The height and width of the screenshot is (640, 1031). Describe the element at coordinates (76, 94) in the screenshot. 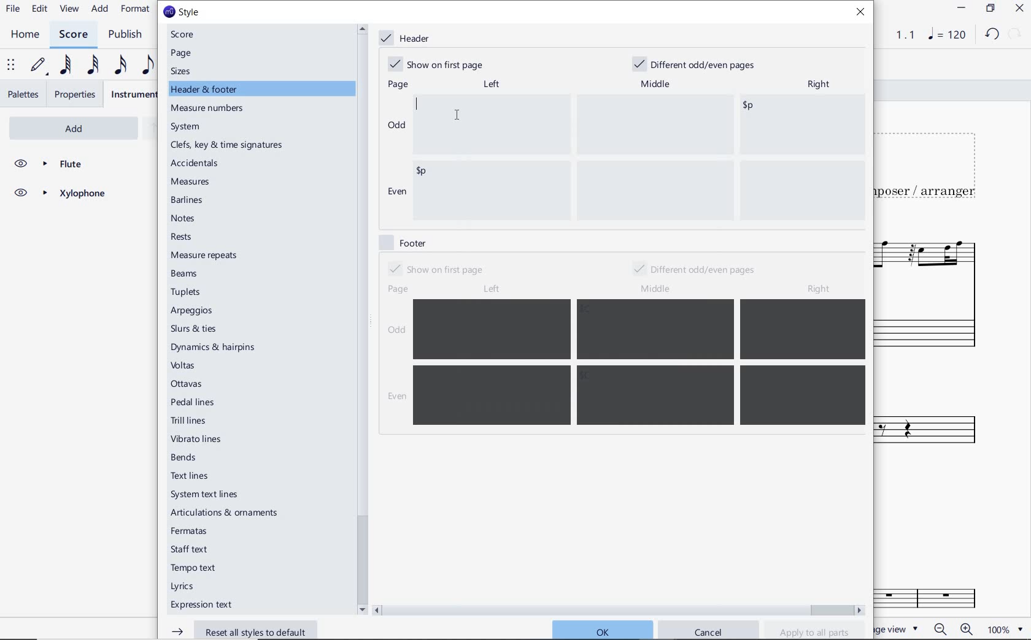

I see `PROPERTIES` at that location.